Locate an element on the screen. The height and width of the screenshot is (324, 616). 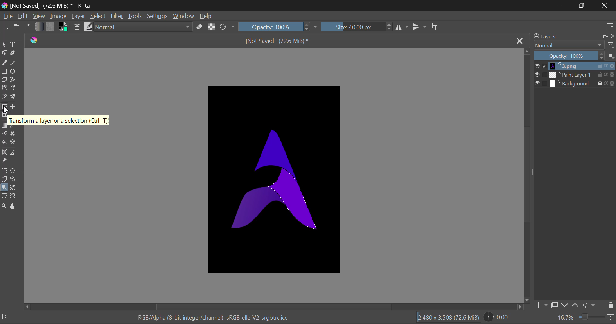
Magnetic Curve Selection is located at coordinates (14, 196).